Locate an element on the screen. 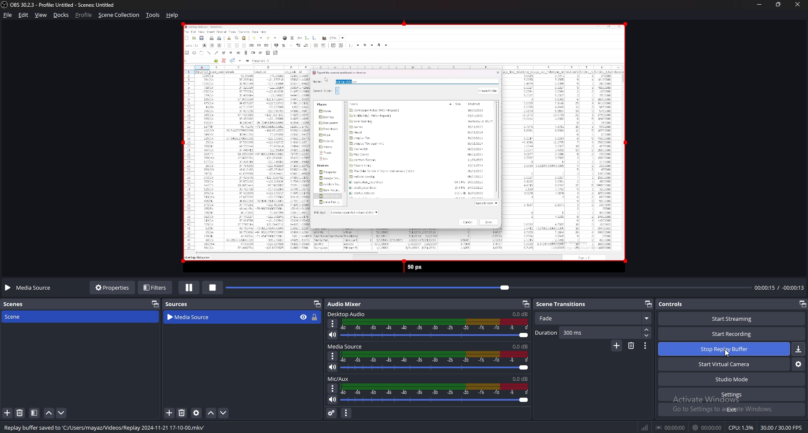  mute is located at coordinates (333, 399).